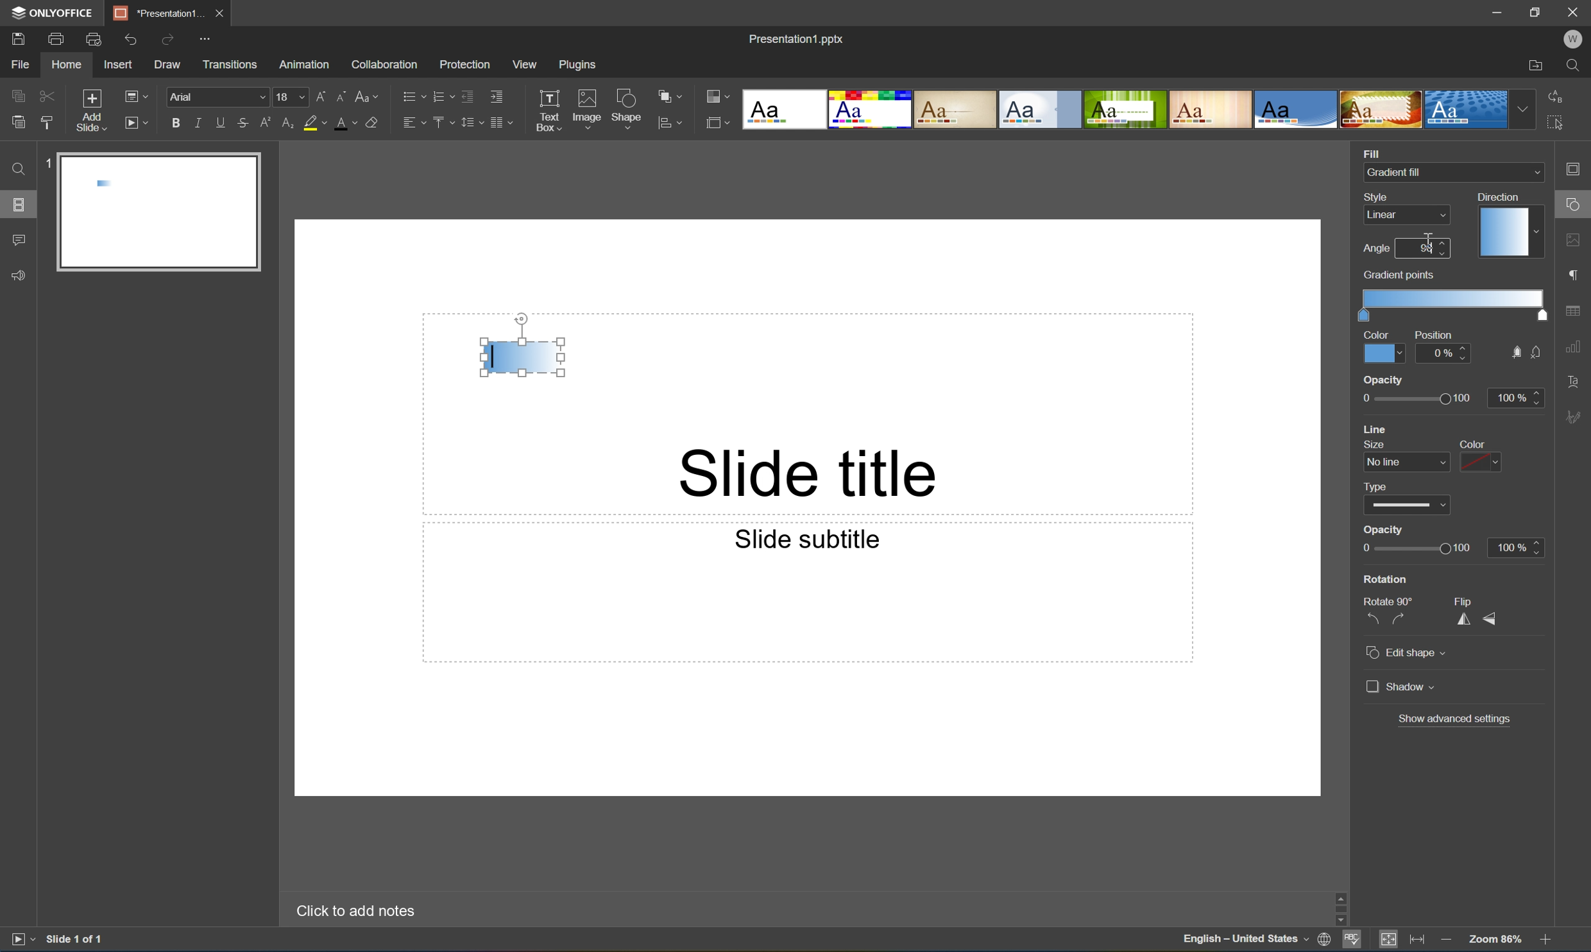 The height and width of the screenshot is (952, 1591). Describe the element at coordinates (1397, 172) in the screenshot. I see `Gradient fill` at that location.